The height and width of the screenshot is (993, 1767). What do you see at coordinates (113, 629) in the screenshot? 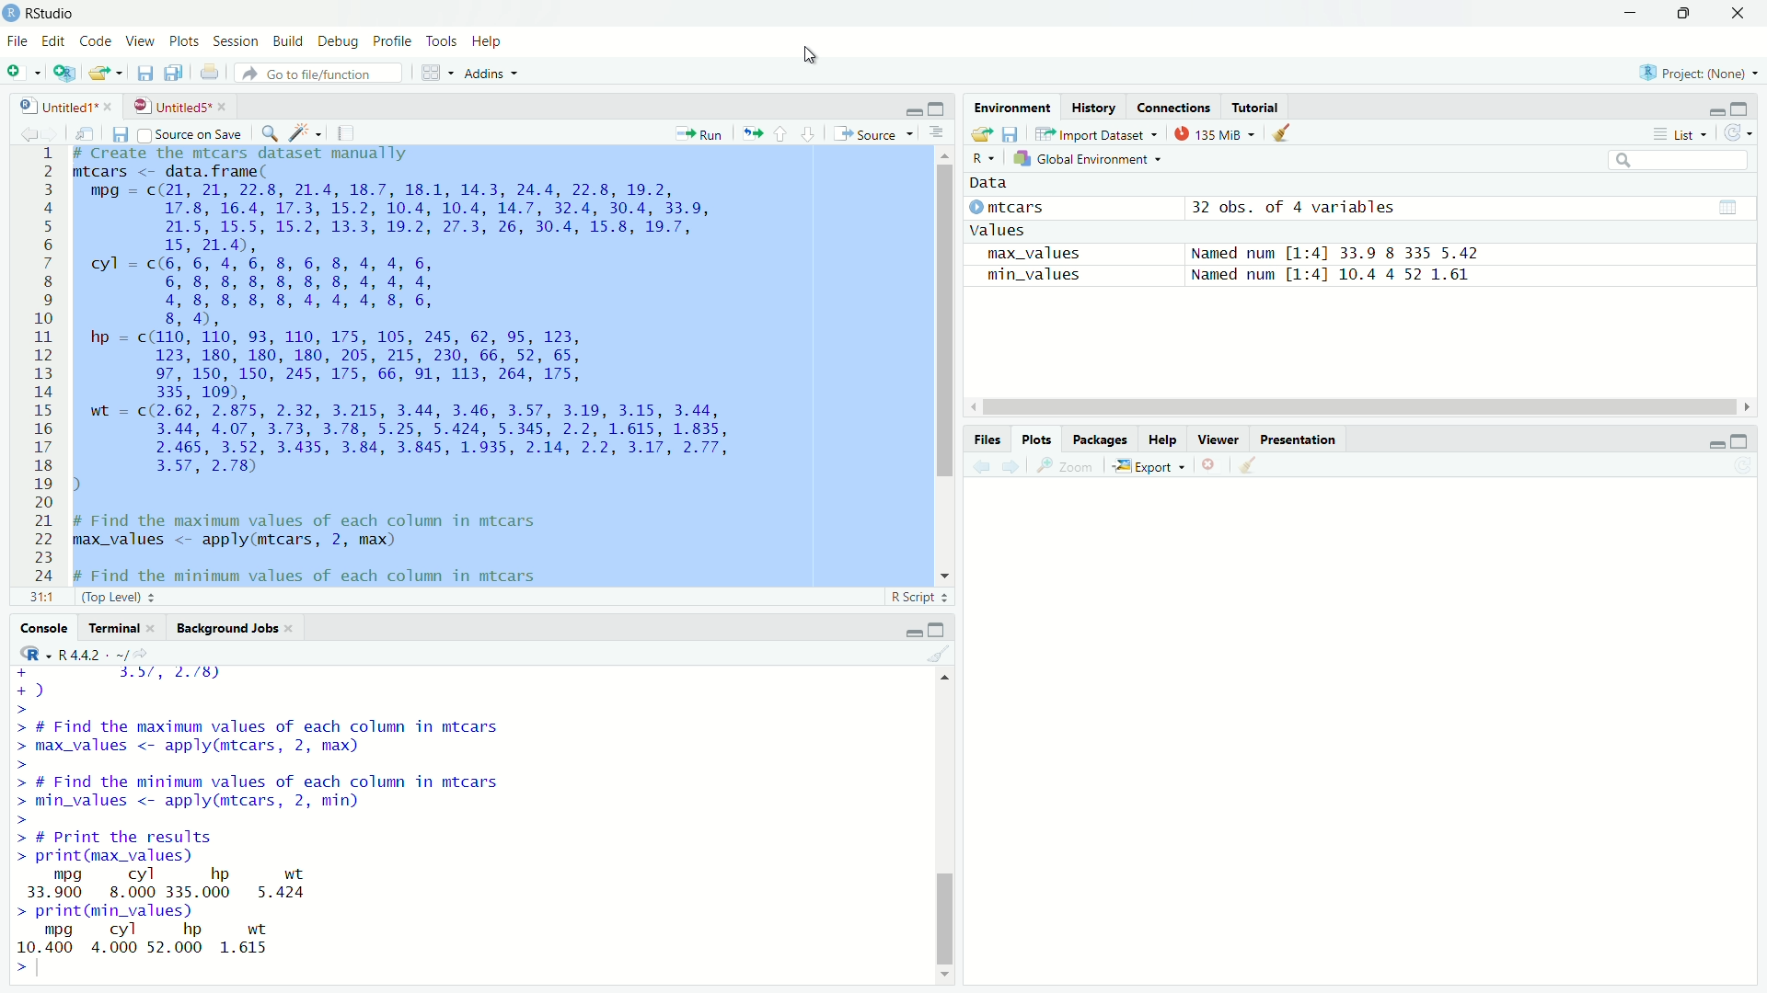
I see `Terminal` at bounding box center [113, 629].